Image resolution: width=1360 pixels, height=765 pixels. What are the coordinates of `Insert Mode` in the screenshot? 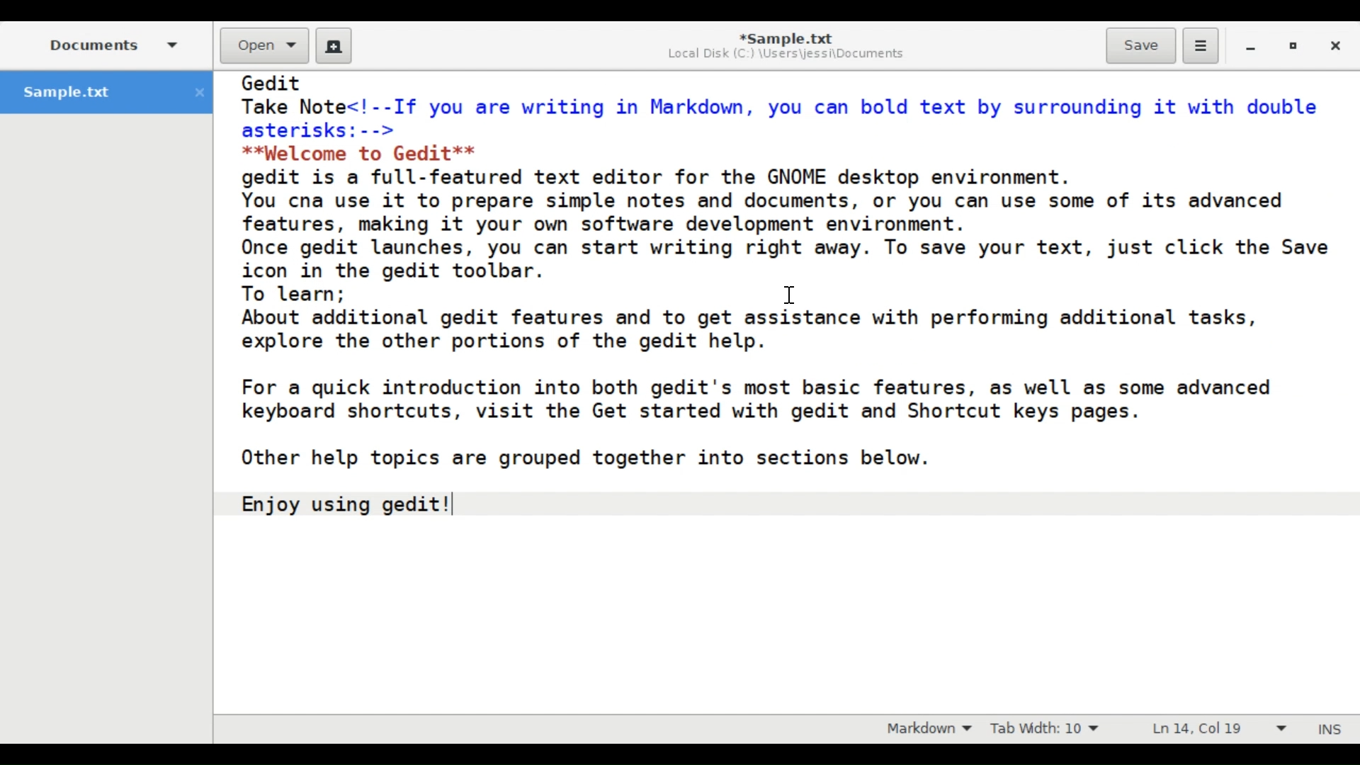 It's located at (1332, 729).